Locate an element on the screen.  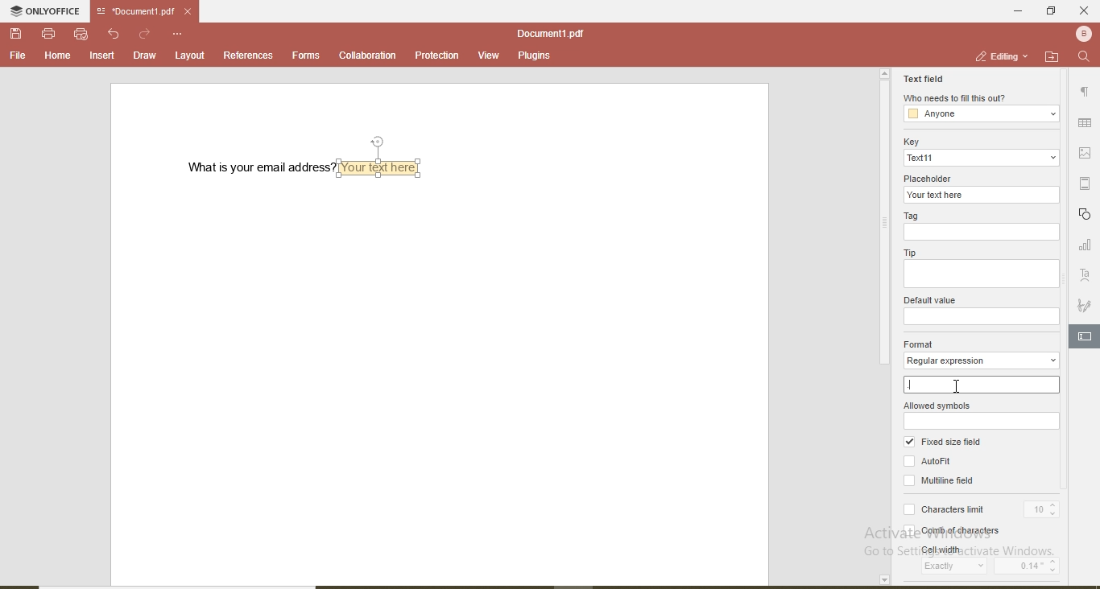
file name is located at coordinates (550, 33).